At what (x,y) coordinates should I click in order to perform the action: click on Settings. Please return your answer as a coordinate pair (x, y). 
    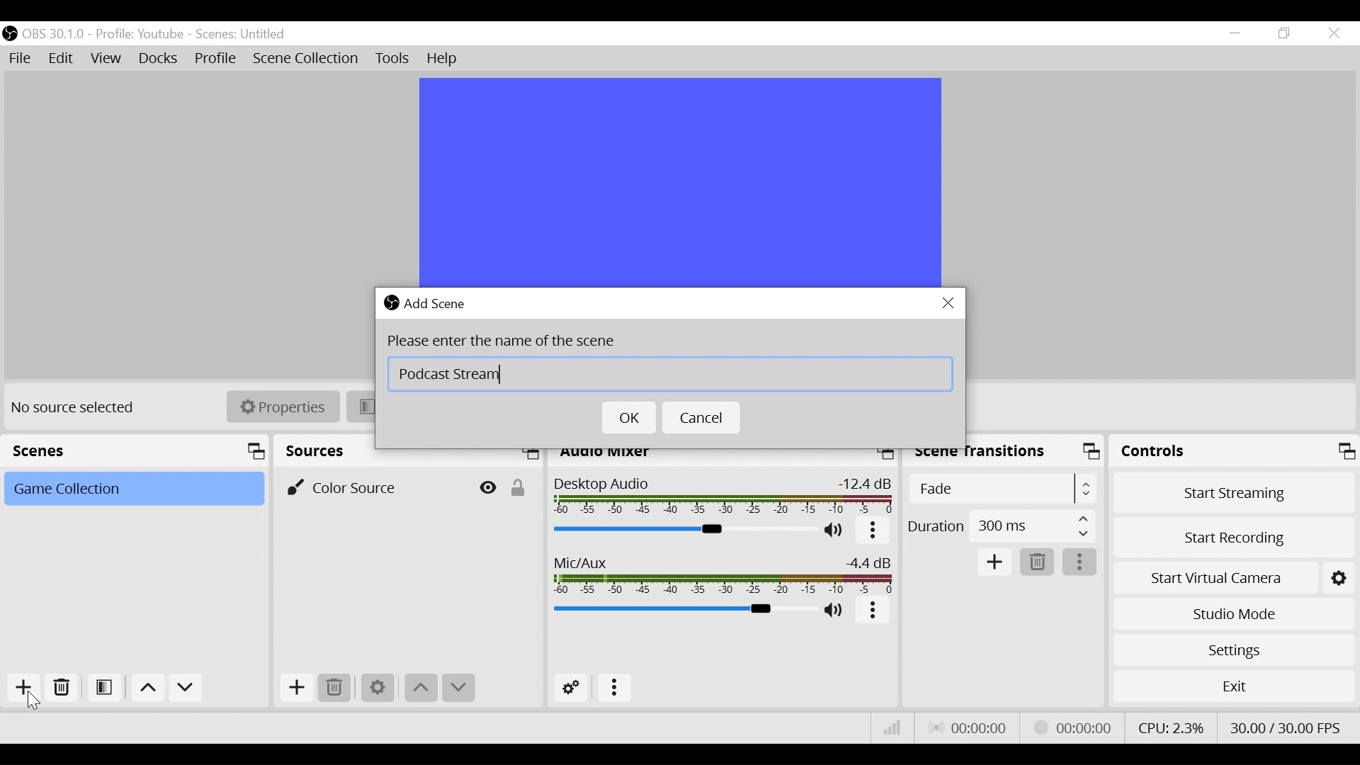
    Looking at the image, I should click on (1233, 650).